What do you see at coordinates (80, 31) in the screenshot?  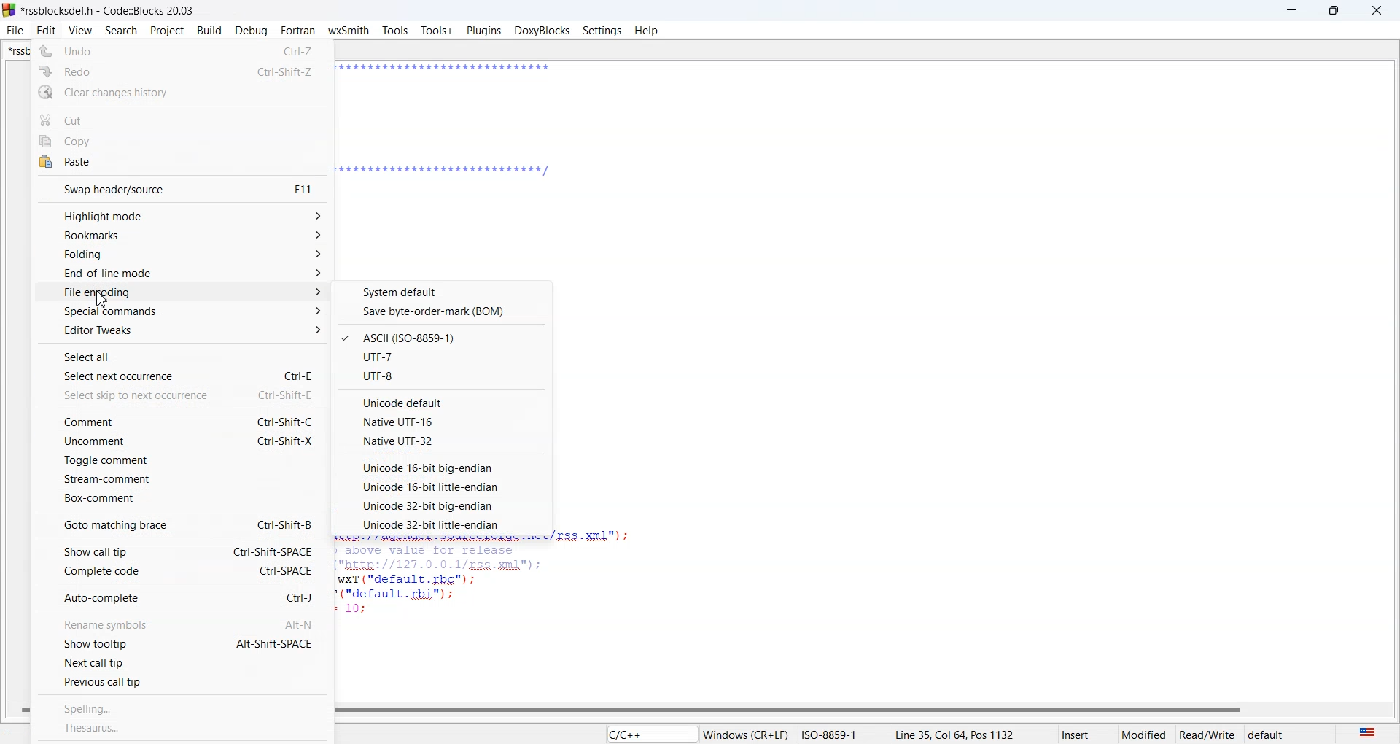 I see `View` at bounding box center [80, 31].